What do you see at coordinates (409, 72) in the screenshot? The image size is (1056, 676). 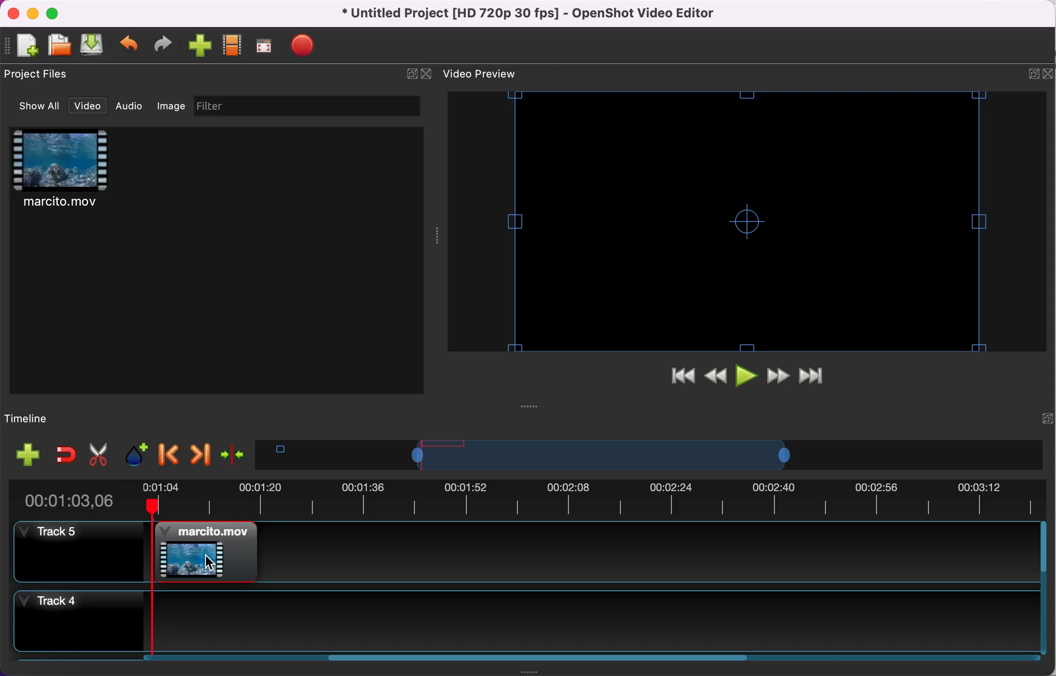 I see `expand/hide` at bounding box center [409, 72].